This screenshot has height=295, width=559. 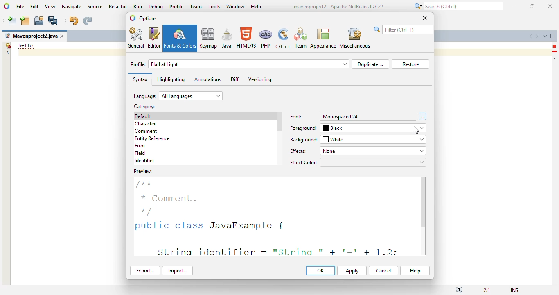 I want to click on logo, so click(x=133, y=18).